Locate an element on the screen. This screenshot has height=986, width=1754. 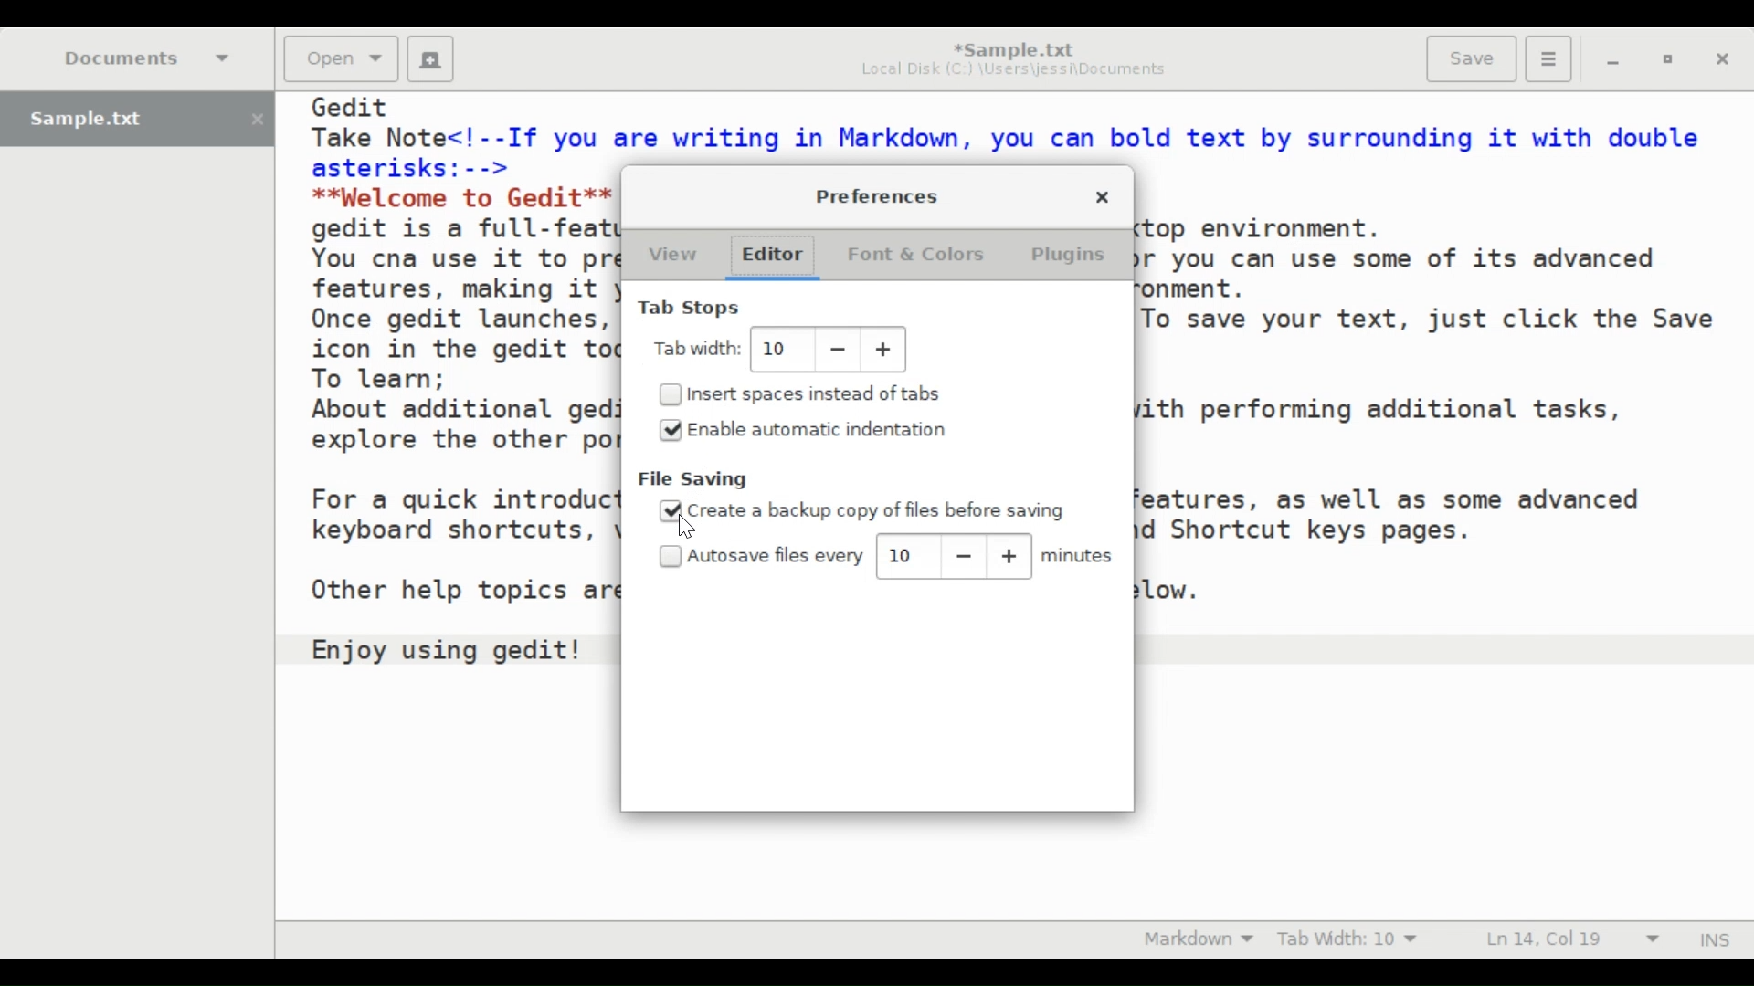
Cursor is located at coordinates (687, 528).